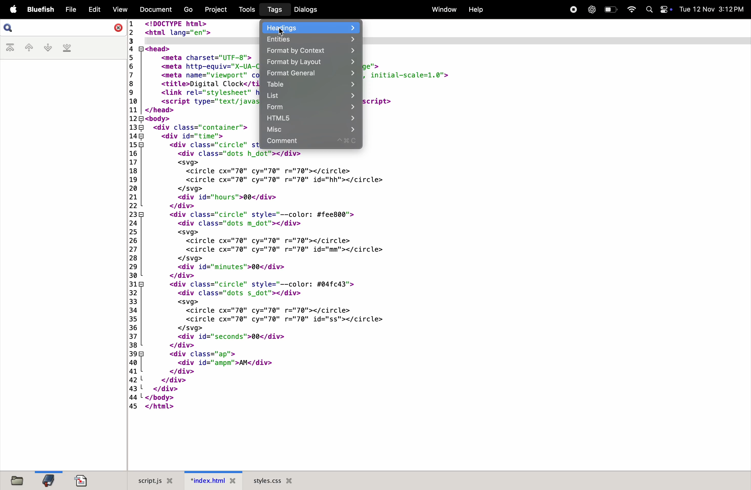 The height and width of the screenshot is (490, 751). I want to click on format by layout, so click(310, 63).